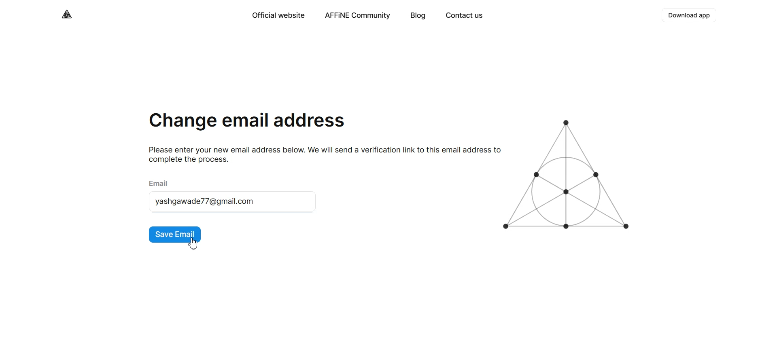 This screenshot has height=351, width=777. I want to click on Blog, so click(418, 16).